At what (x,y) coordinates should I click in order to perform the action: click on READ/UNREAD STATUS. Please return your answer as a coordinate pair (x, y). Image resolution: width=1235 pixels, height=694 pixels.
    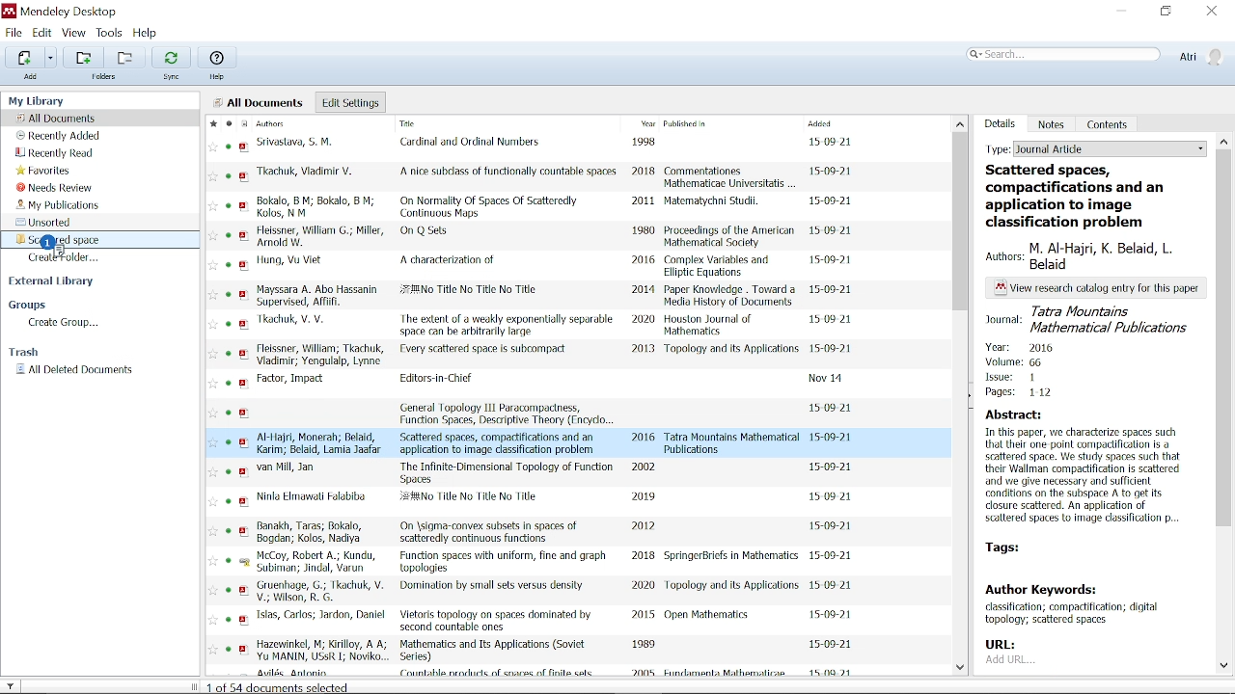
    Looking at the image, I should click on (229, 401).